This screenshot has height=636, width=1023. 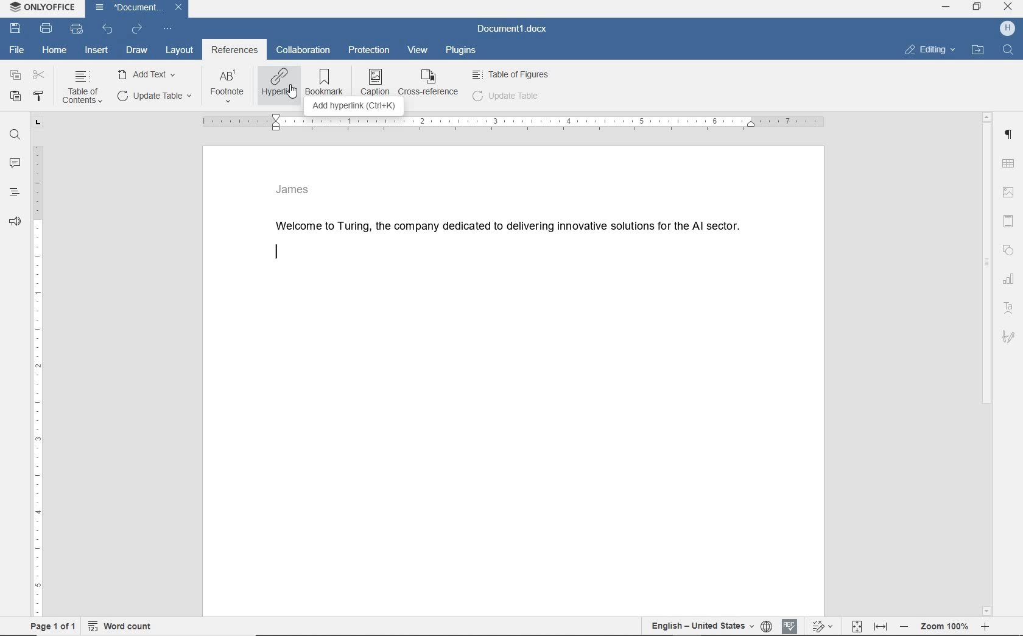 What do you see at coordinates (1010, 337) in the screenshot?
I see `Signature` at bounding box center [1010, 337].